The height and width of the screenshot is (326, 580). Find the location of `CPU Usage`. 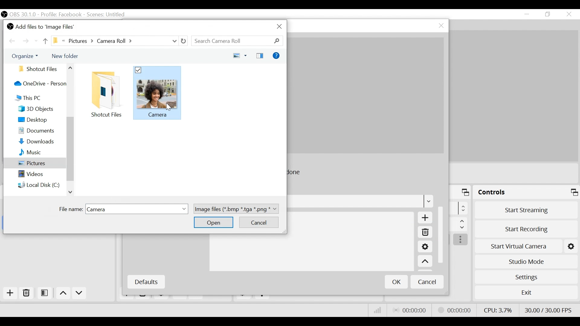

CPU Usage is located at coordinates (497, 309).